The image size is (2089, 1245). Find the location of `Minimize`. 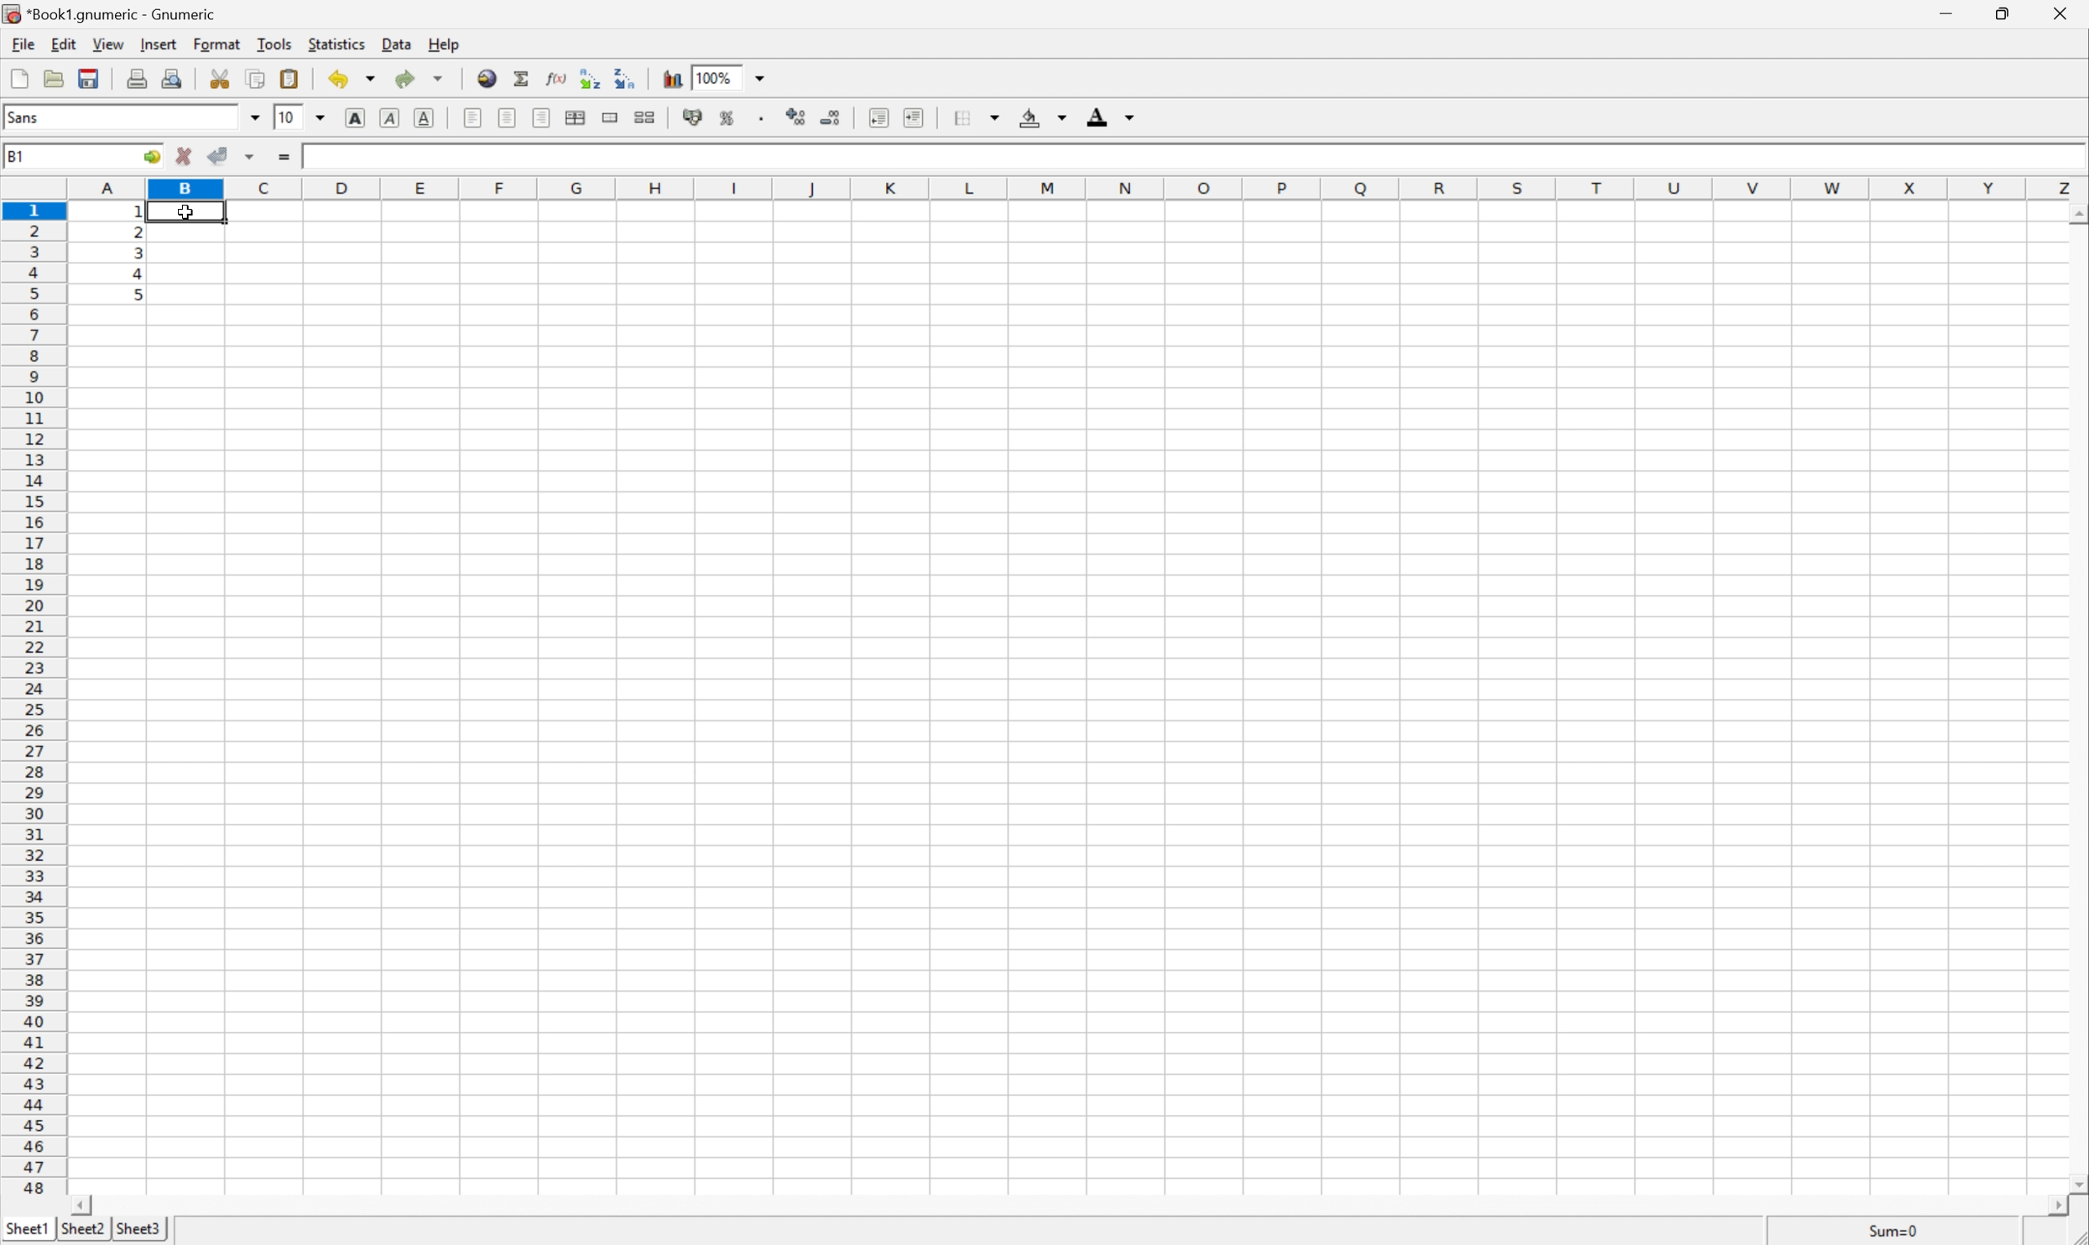

Minimize is located at coordinates (1950, 13).